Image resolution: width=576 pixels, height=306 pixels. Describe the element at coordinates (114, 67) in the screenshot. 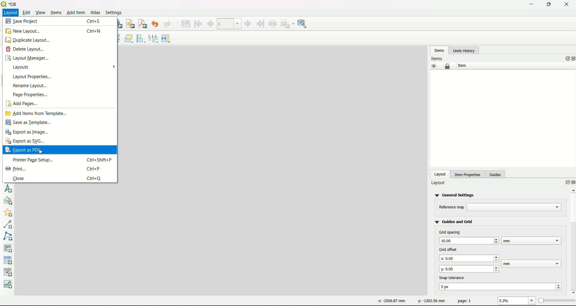

I see `arrow` at that location.